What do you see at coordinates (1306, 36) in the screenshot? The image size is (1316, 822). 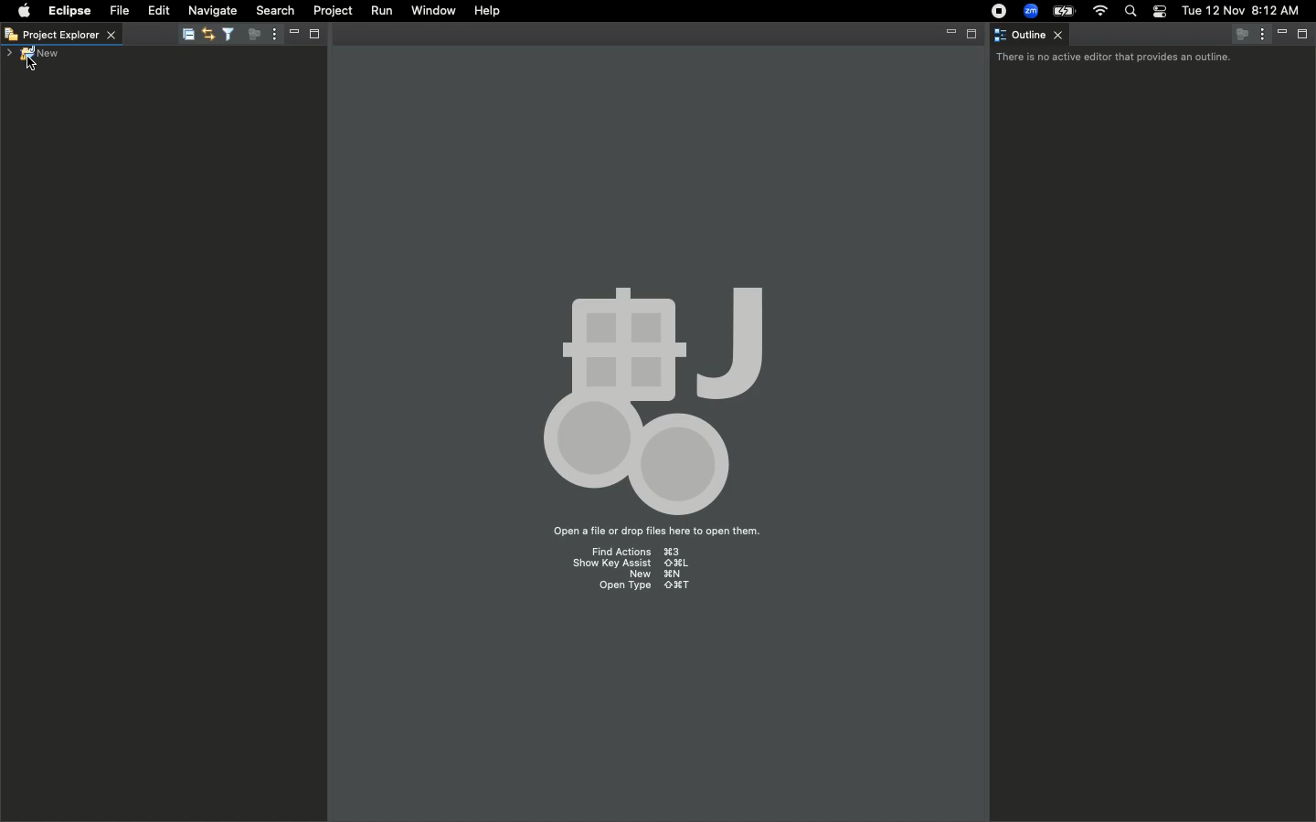 I see `Maximize` at bounding box center [1306, 36].